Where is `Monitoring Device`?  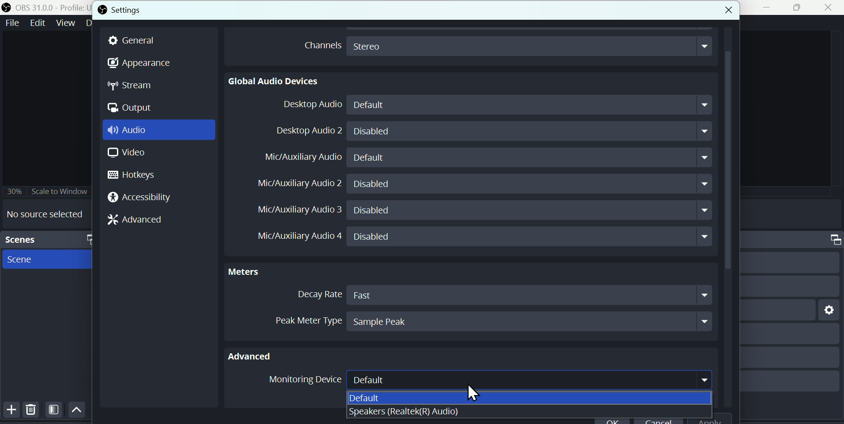
Monitoring Device is located at coordinates (302, 381).